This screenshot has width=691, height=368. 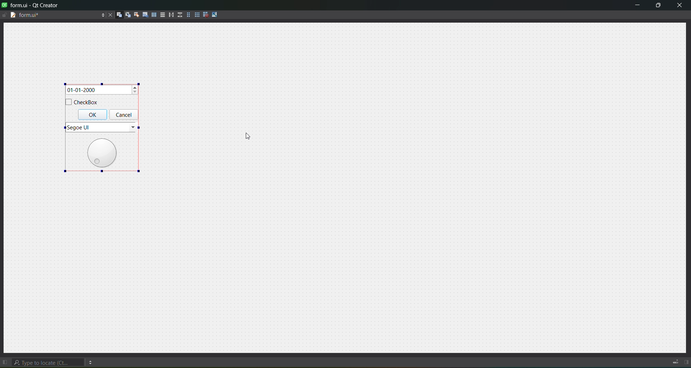 What do you see at coordinates (687, 363) in the screenshot?
I see `show right sidebar` at bounding box center [687, 363].